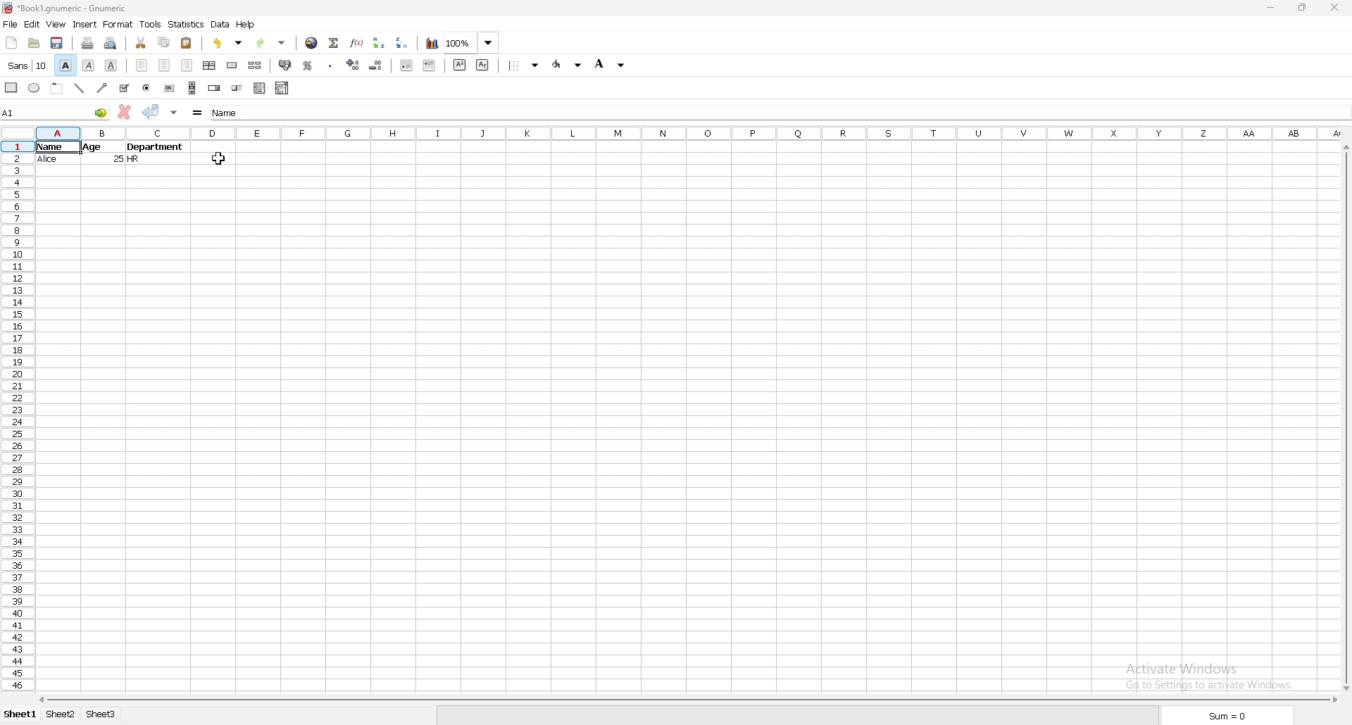  What do you see at coordinates (141, 43) in the screenshot?
I see `cut` at bounding box center [141, 43].